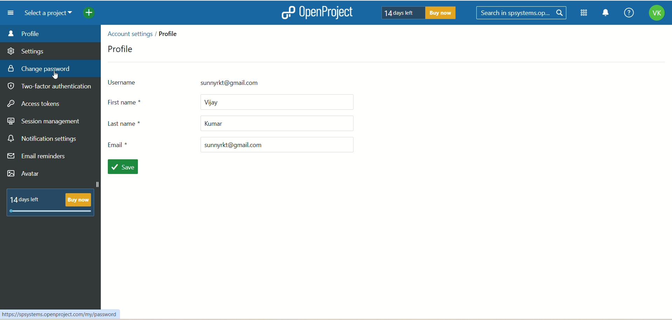  Describe the element at coordinates (235, 146) in the screenshot. I see `email` at that location.